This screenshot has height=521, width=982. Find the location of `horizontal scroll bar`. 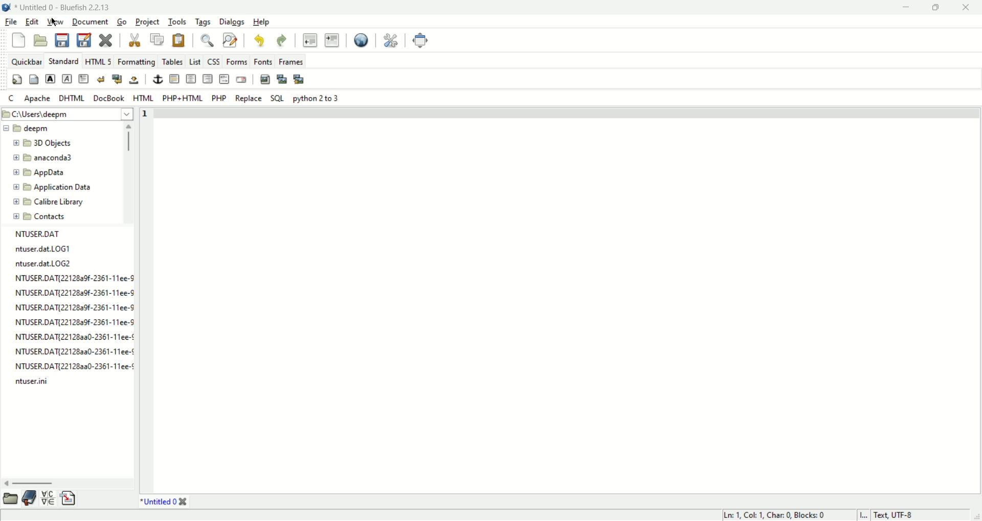

horizontal scroll bar is located at coordinates (65, 482).